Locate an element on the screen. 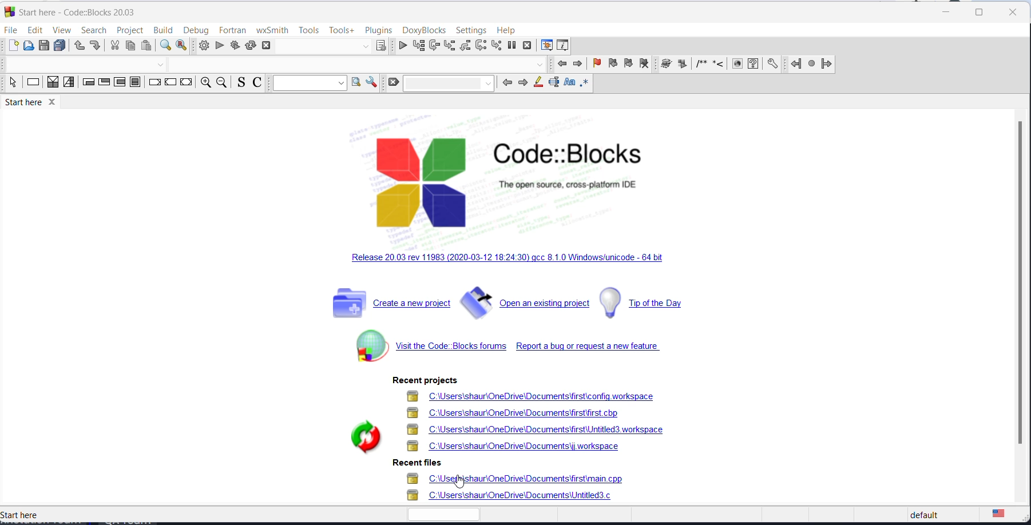  select is located at coordinates (12, 83).